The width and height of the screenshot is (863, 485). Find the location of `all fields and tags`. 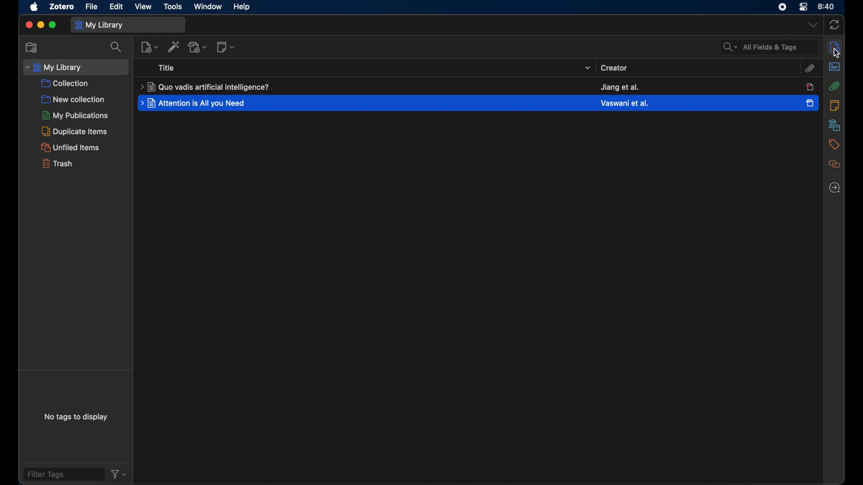

all fields and tags is located at coordinates (770, 47).